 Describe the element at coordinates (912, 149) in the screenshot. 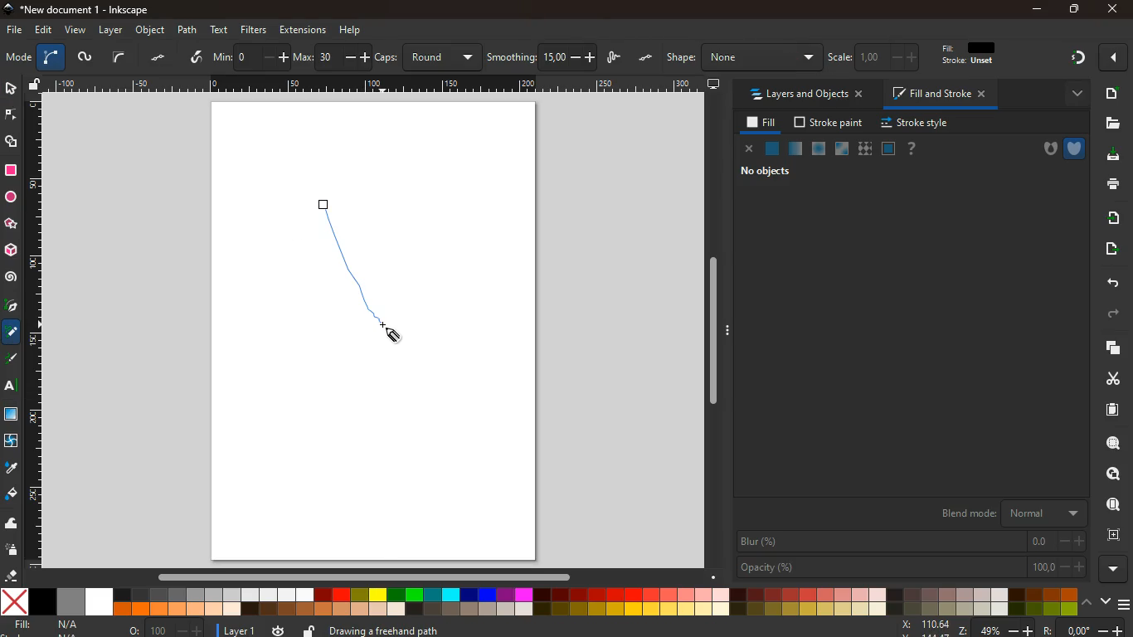

I see `help` at that location.